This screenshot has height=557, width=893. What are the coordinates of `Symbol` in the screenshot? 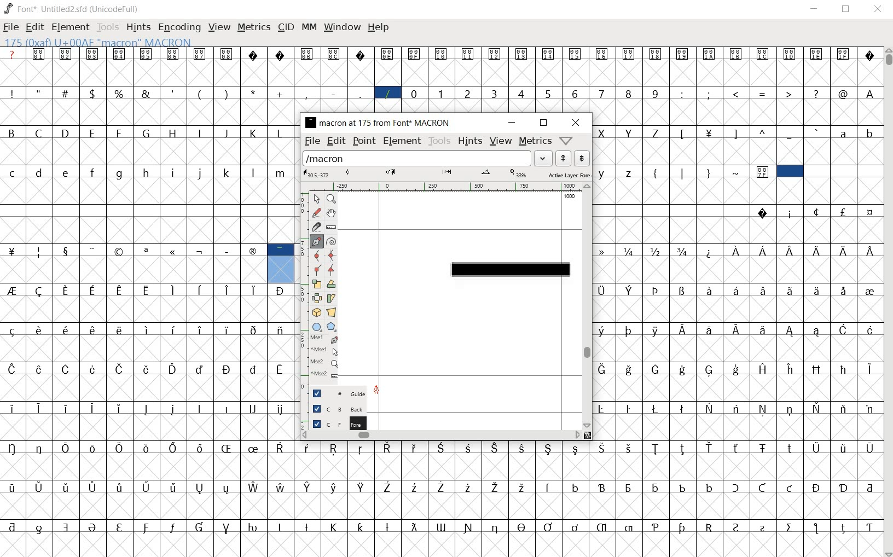 It's located at (684, 251).